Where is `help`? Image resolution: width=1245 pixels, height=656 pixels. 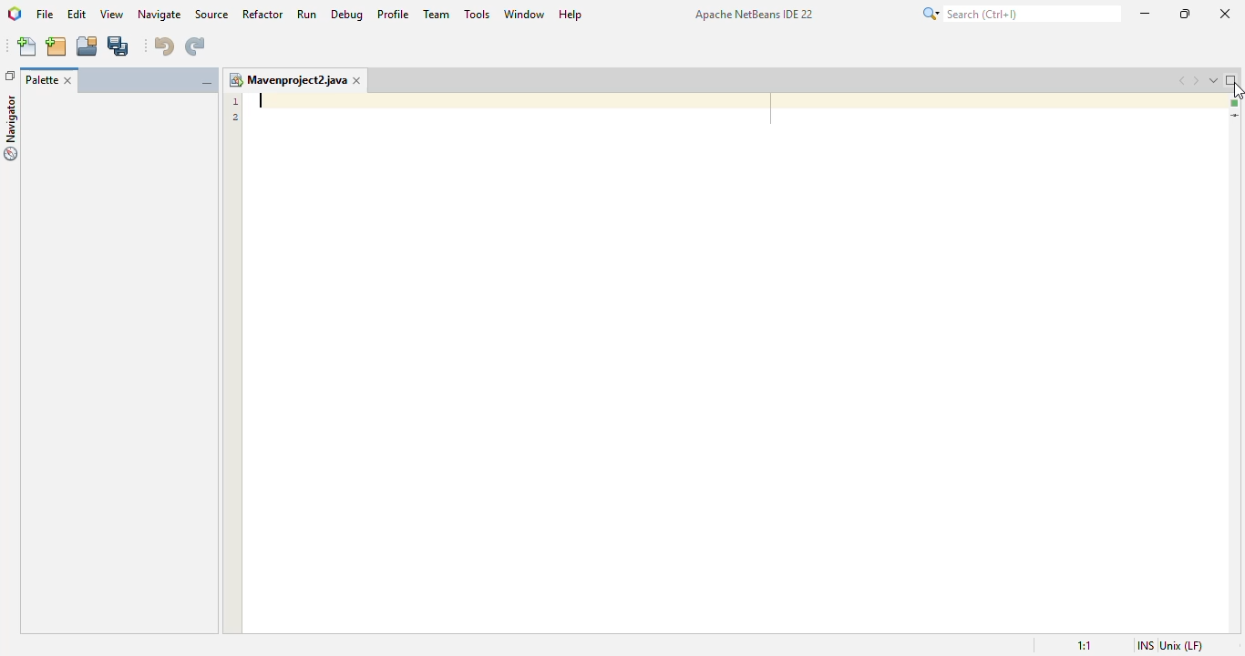 help is located at coordinates (571, 15).